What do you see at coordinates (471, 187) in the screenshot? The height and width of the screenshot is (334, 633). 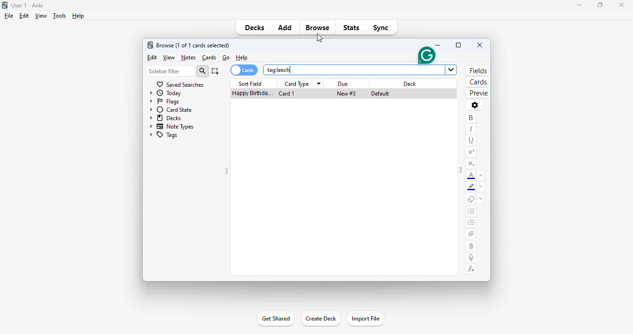 I see `text highlight color` at bounding box center [471, 187].